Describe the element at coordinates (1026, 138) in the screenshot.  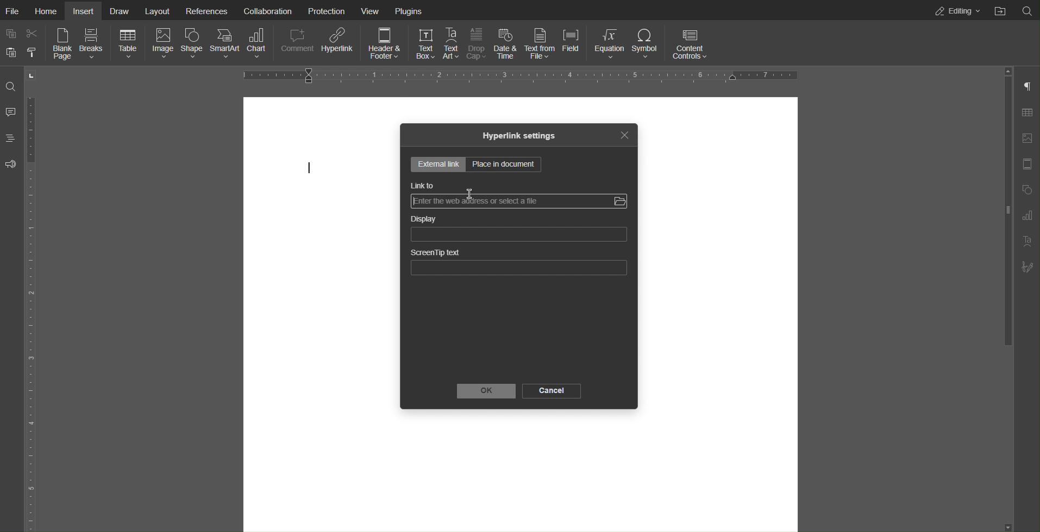
I see `Image Settings` at that location.